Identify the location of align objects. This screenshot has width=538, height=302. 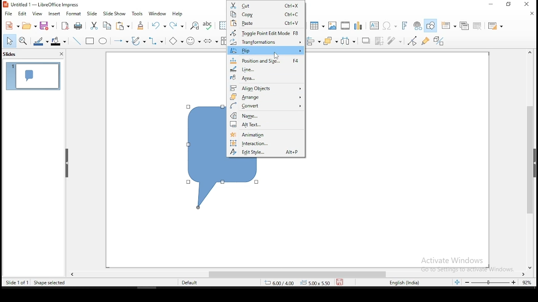
(266, 88).